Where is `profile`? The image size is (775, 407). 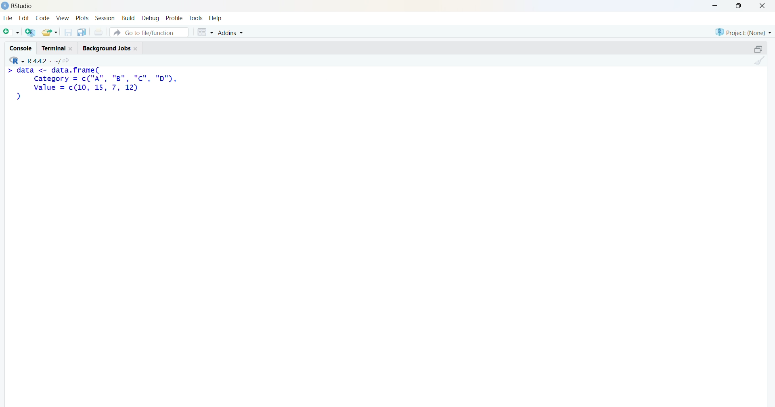
profile is located at coordinates (174, 19).